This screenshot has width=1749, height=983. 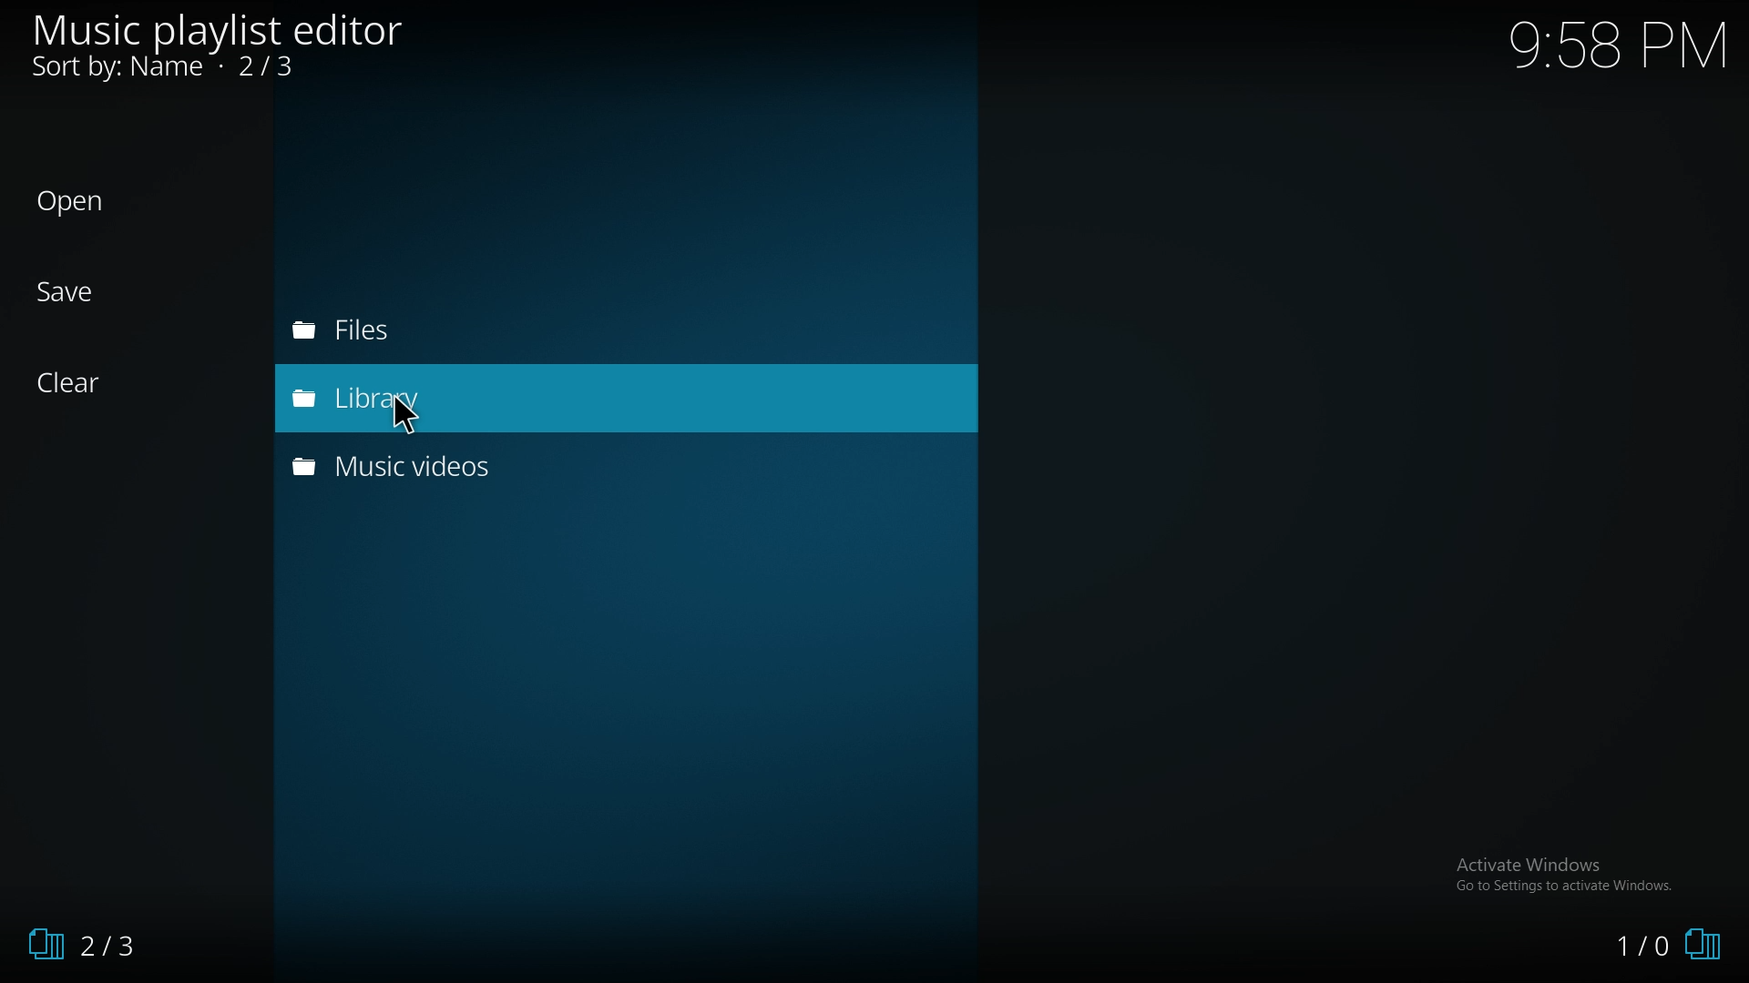 What do you see at coordinates (450, 333) in the screenshot?
I see `files` at bounding box center [450, 333].